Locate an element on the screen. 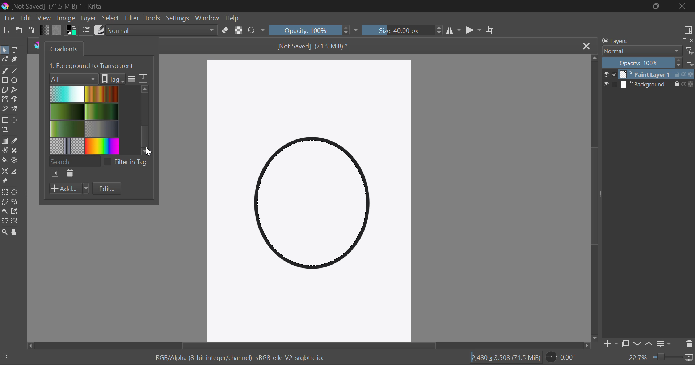 The width and height of the screenshot is (695, 365). Reference Images is located at coordinates (5, 182).